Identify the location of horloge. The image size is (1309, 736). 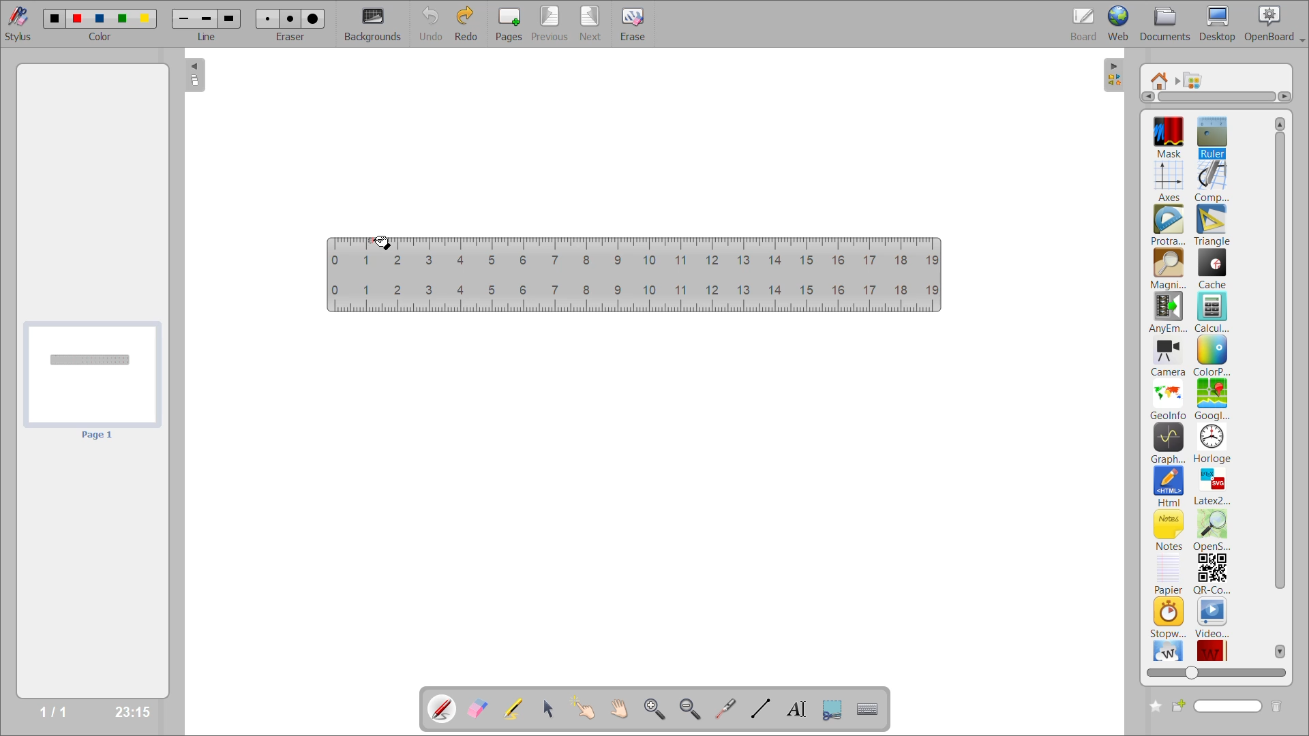
(1213, 443).